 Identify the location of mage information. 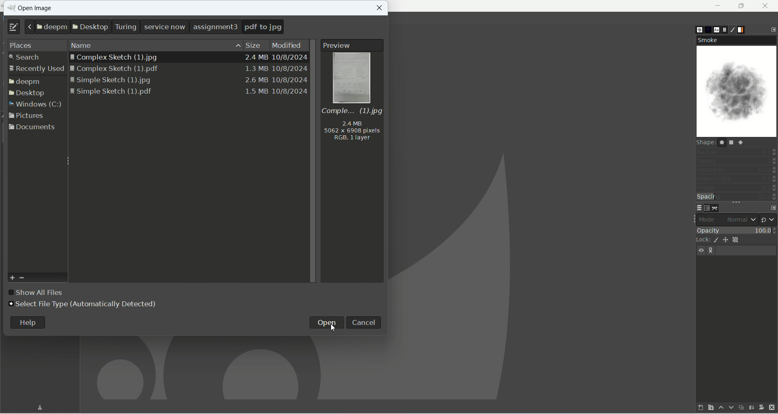
(351, 127).